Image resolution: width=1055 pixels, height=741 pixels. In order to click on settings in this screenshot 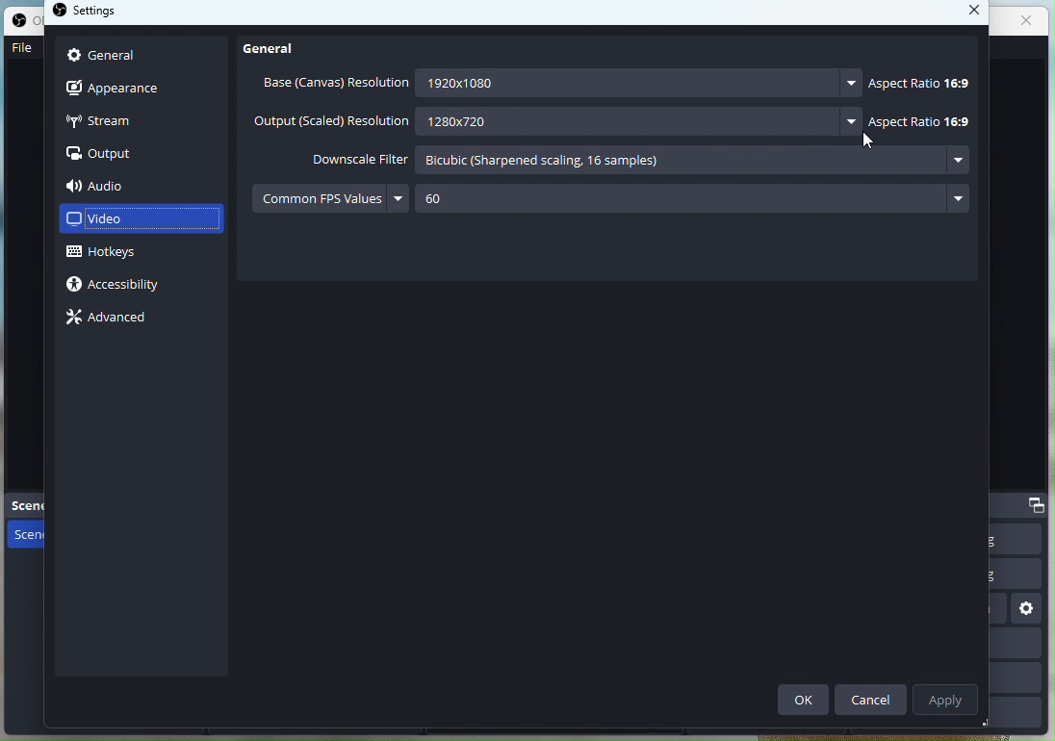, I will do `click(104, 13)`.